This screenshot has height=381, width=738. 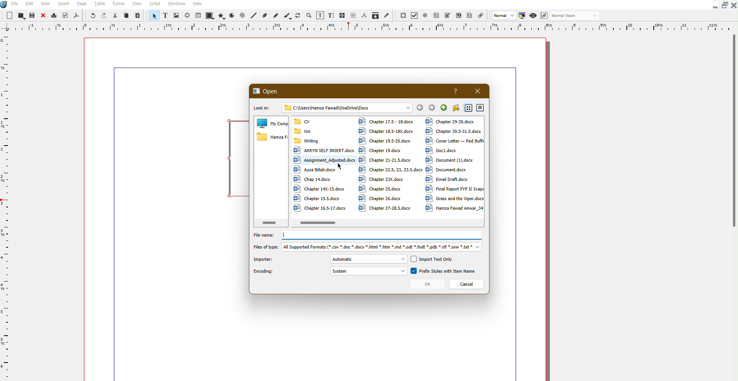 What do you see at coordinates (75, 15) in the screenshot?
I see `PDF` at bounding box center [75, 15].